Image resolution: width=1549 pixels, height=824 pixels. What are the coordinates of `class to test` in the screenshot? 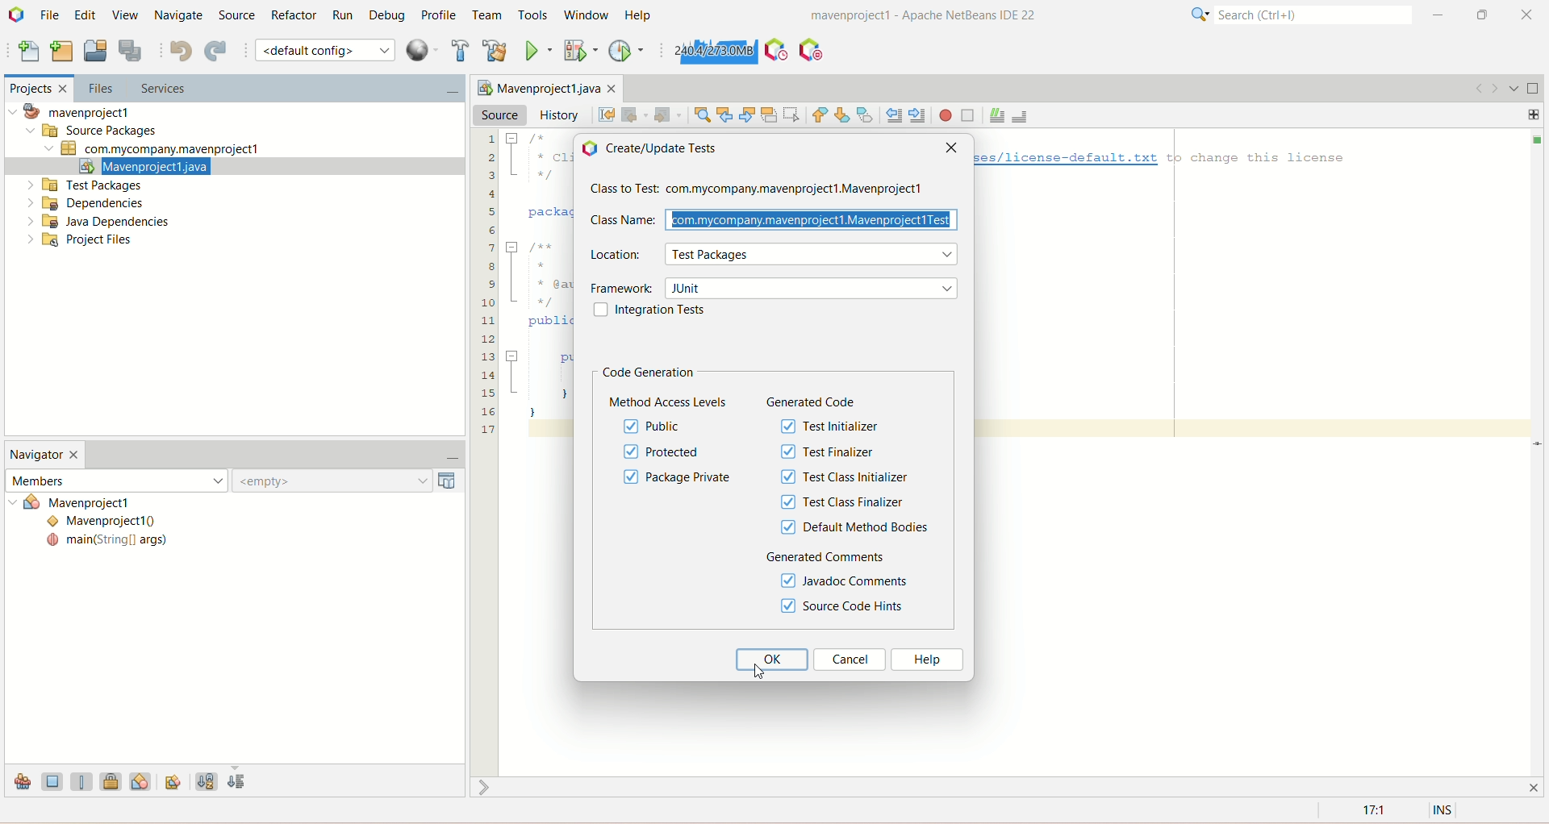 It's located at (758, 185).